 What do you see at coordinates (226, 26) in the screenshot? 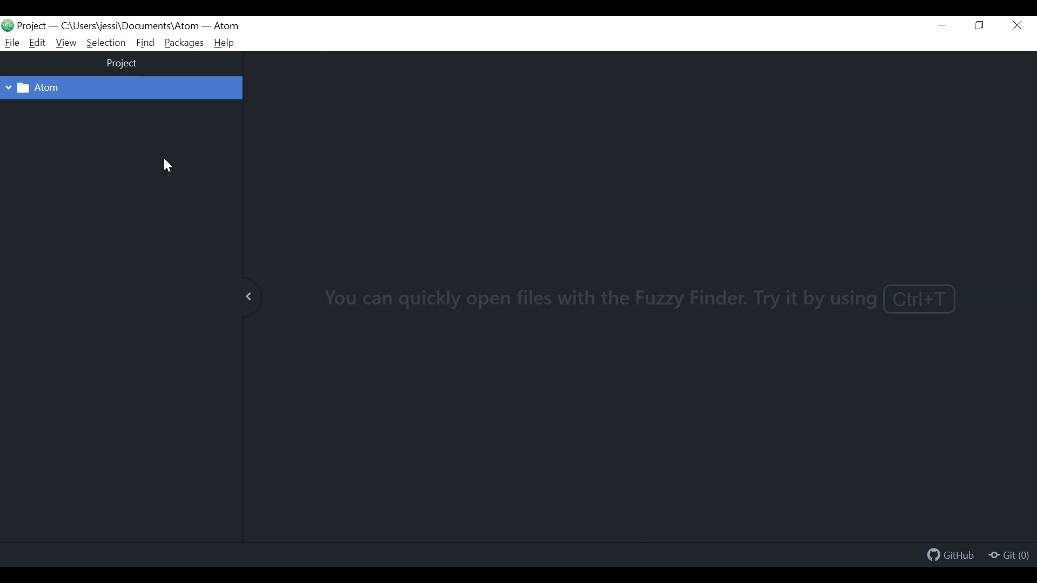
I see `Atom` at bounding box center [226, 26].